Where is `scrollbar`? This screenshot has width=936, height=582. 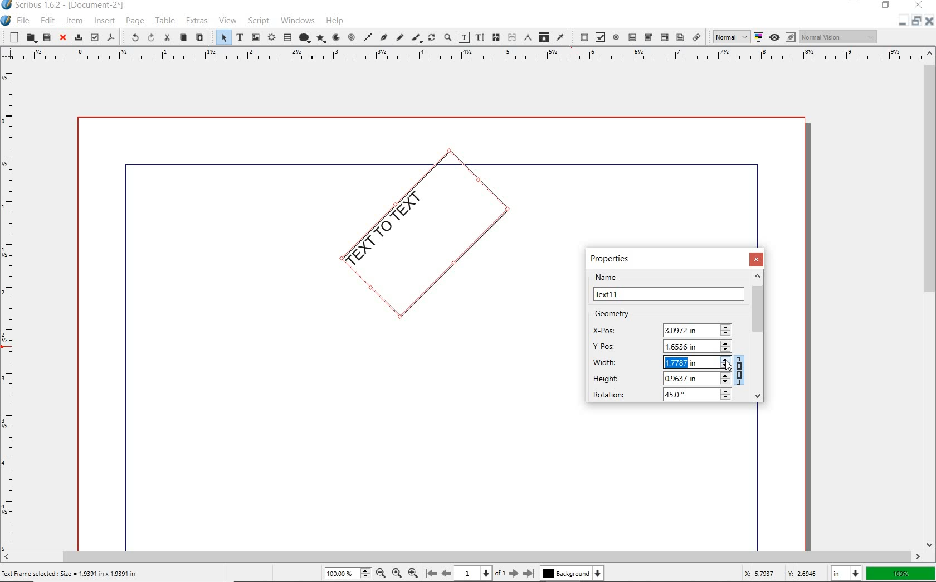
scrollbar is located at coordinates (462, 557).